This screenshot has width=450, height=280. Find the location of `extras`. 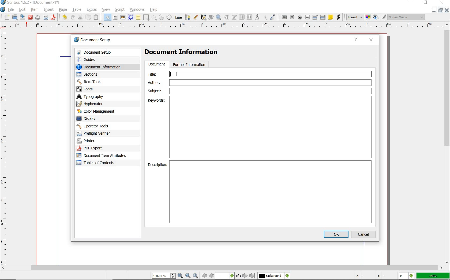

extras is located at coordinates (92, 10).